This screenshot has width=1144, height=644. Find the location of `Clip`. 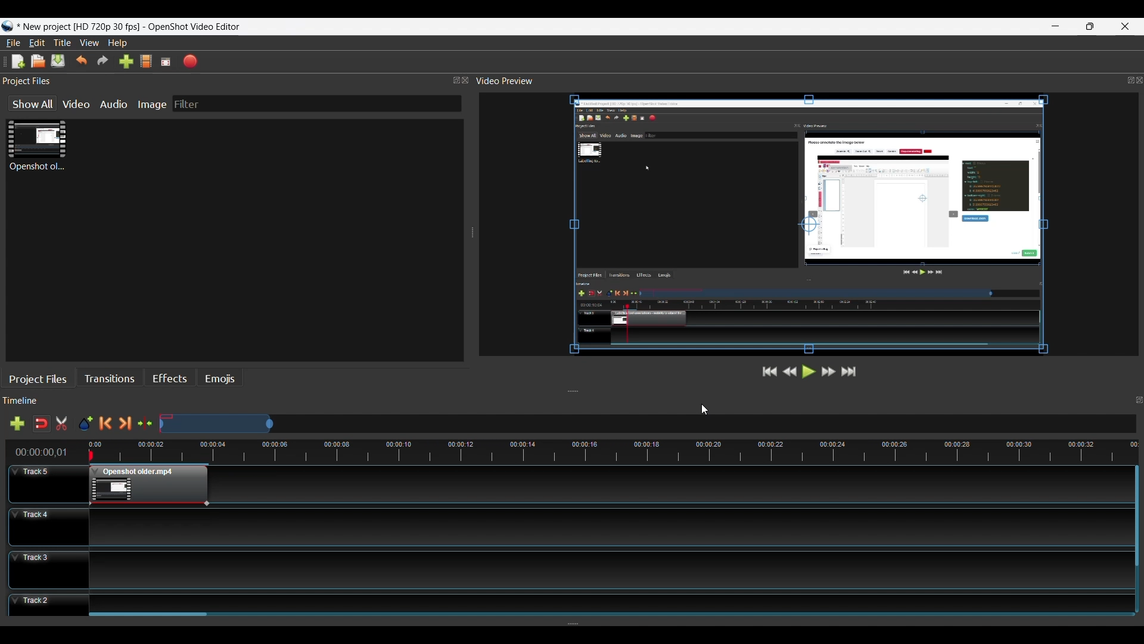

Clip is located at coordinates (36, 148).